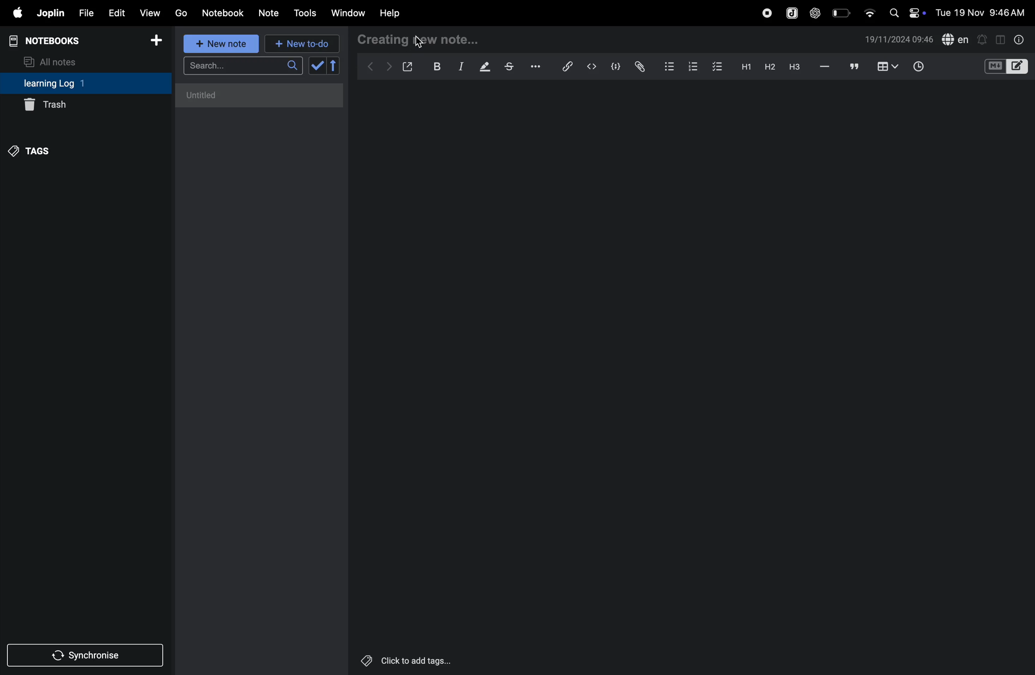  Describe the element at coordinates (115, 13) in the screenshot. I see `edit` at that location.